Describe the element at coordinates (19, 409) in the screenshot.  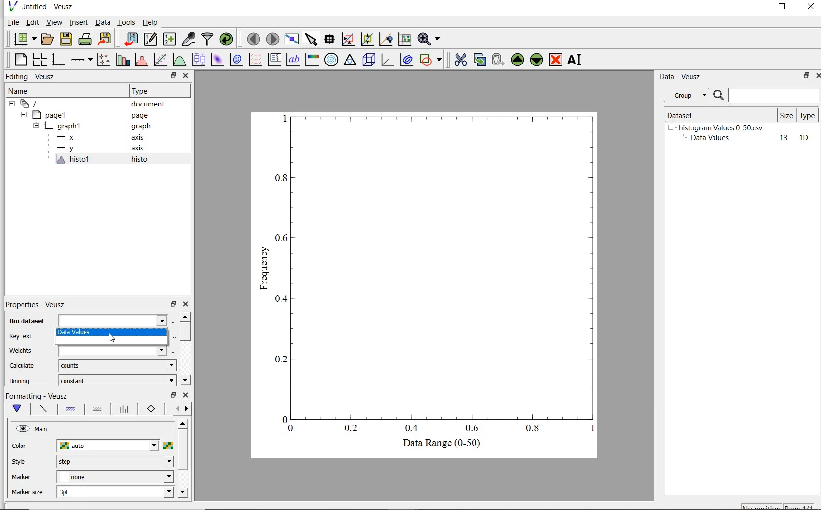
I see `main formatting` at that location.